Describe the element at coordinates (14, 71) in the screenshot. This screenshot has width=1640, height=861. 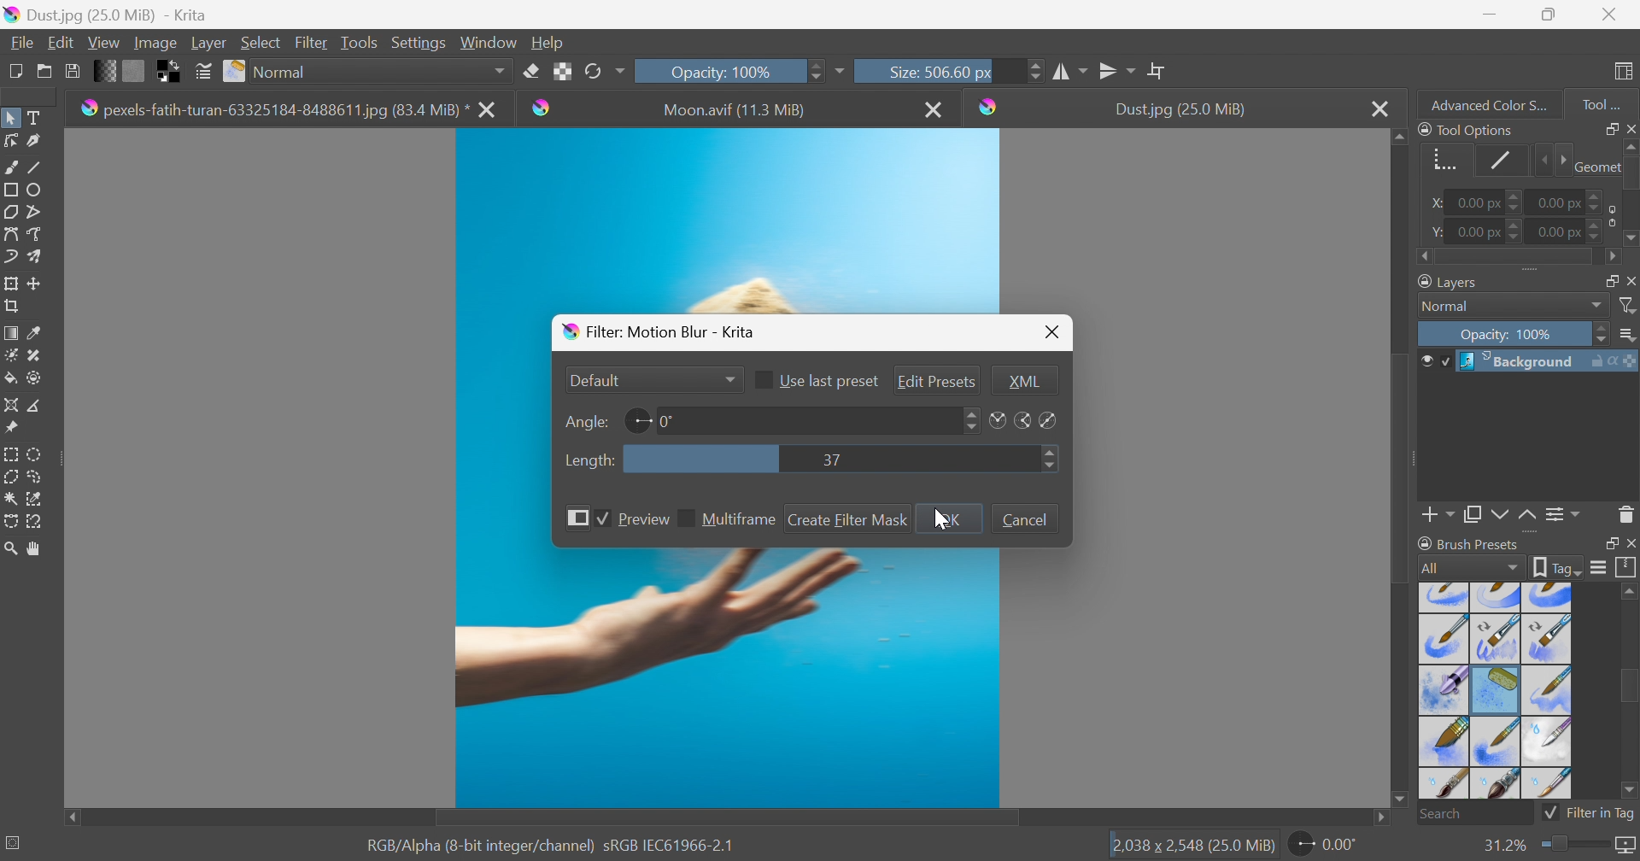
I see `Create new document` at that location.